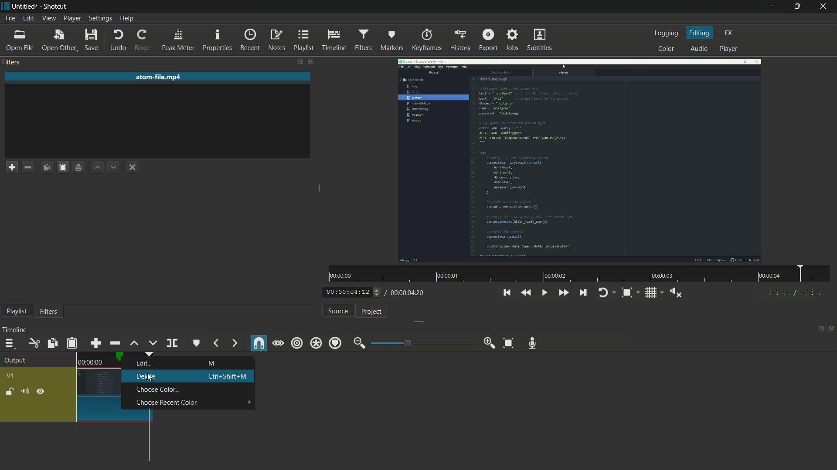 The height and width of the screenshot is (470, 837). What do you see at coordinates (90, 363) in the screenshot?
I see `time` at bounding box center [90, 363].